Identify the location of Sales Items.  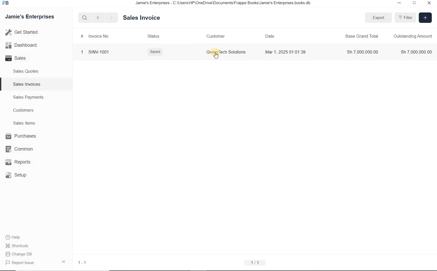
(23, 123).